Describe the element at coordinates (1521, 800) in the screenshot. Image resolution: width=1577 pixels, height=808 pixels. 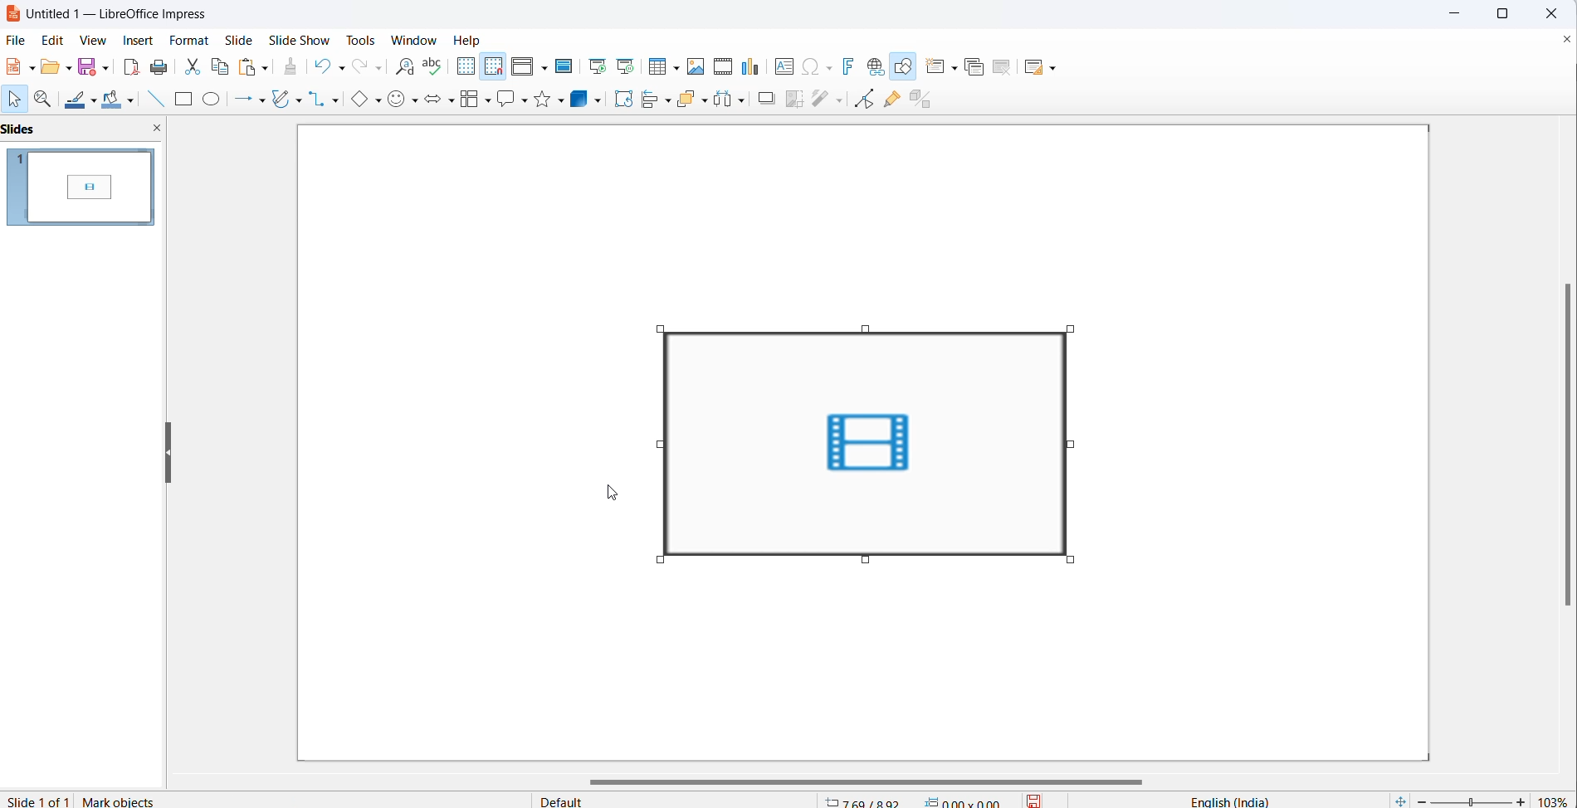
I see `increase zoom` at that location.